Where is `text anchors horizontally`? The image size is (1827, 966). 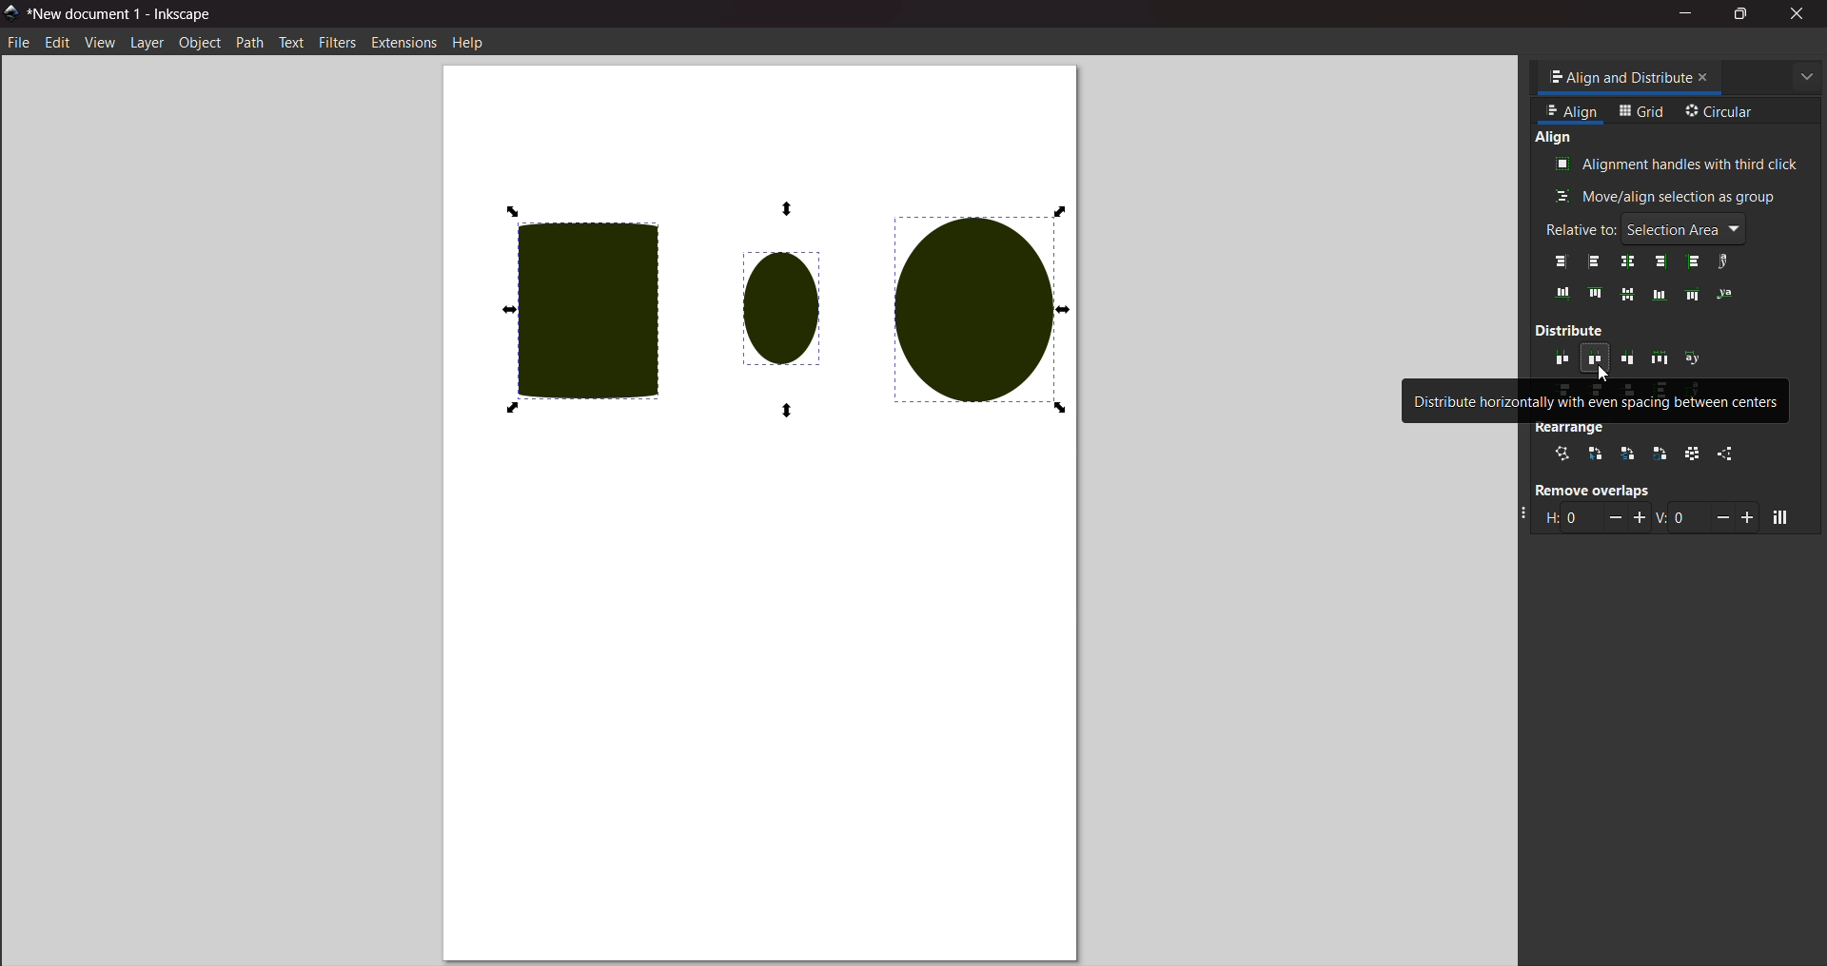
text anchors horizontally is located at coordinates (1730, 262).